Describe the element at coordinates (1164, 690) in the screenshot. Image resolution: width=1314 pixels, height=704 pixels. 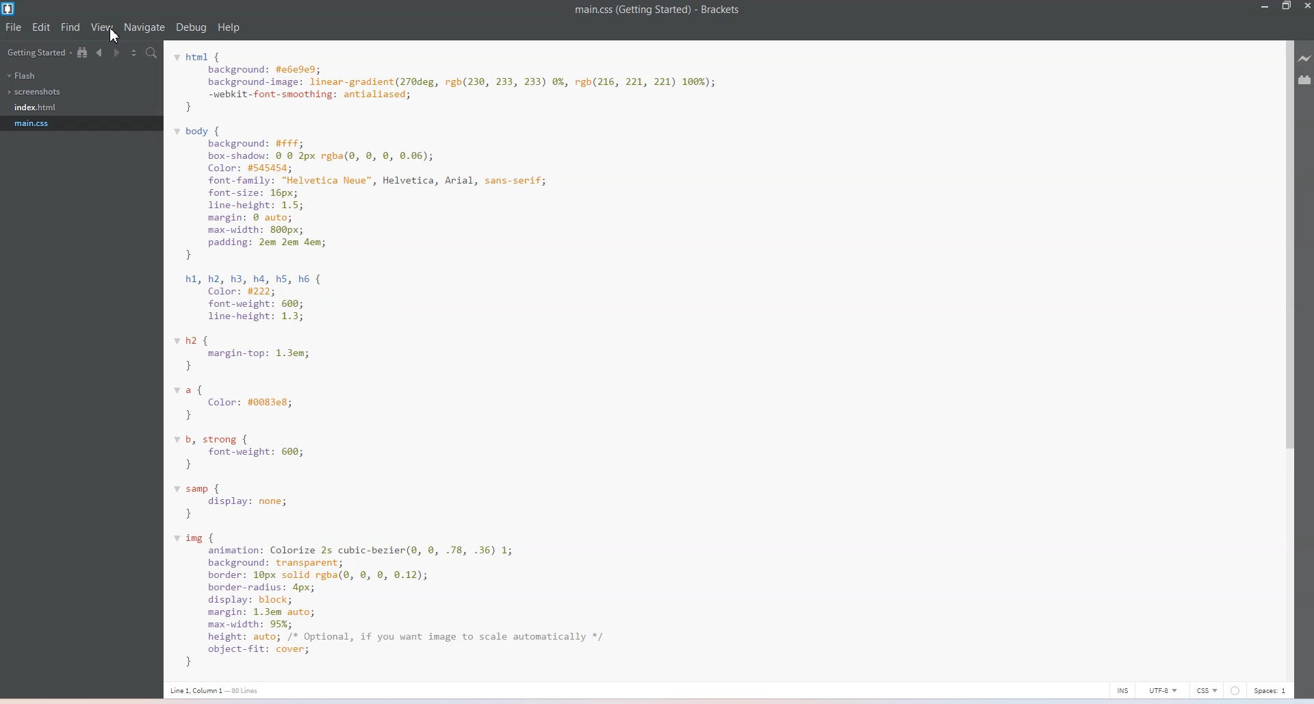
I see `UTF-8` at that location.